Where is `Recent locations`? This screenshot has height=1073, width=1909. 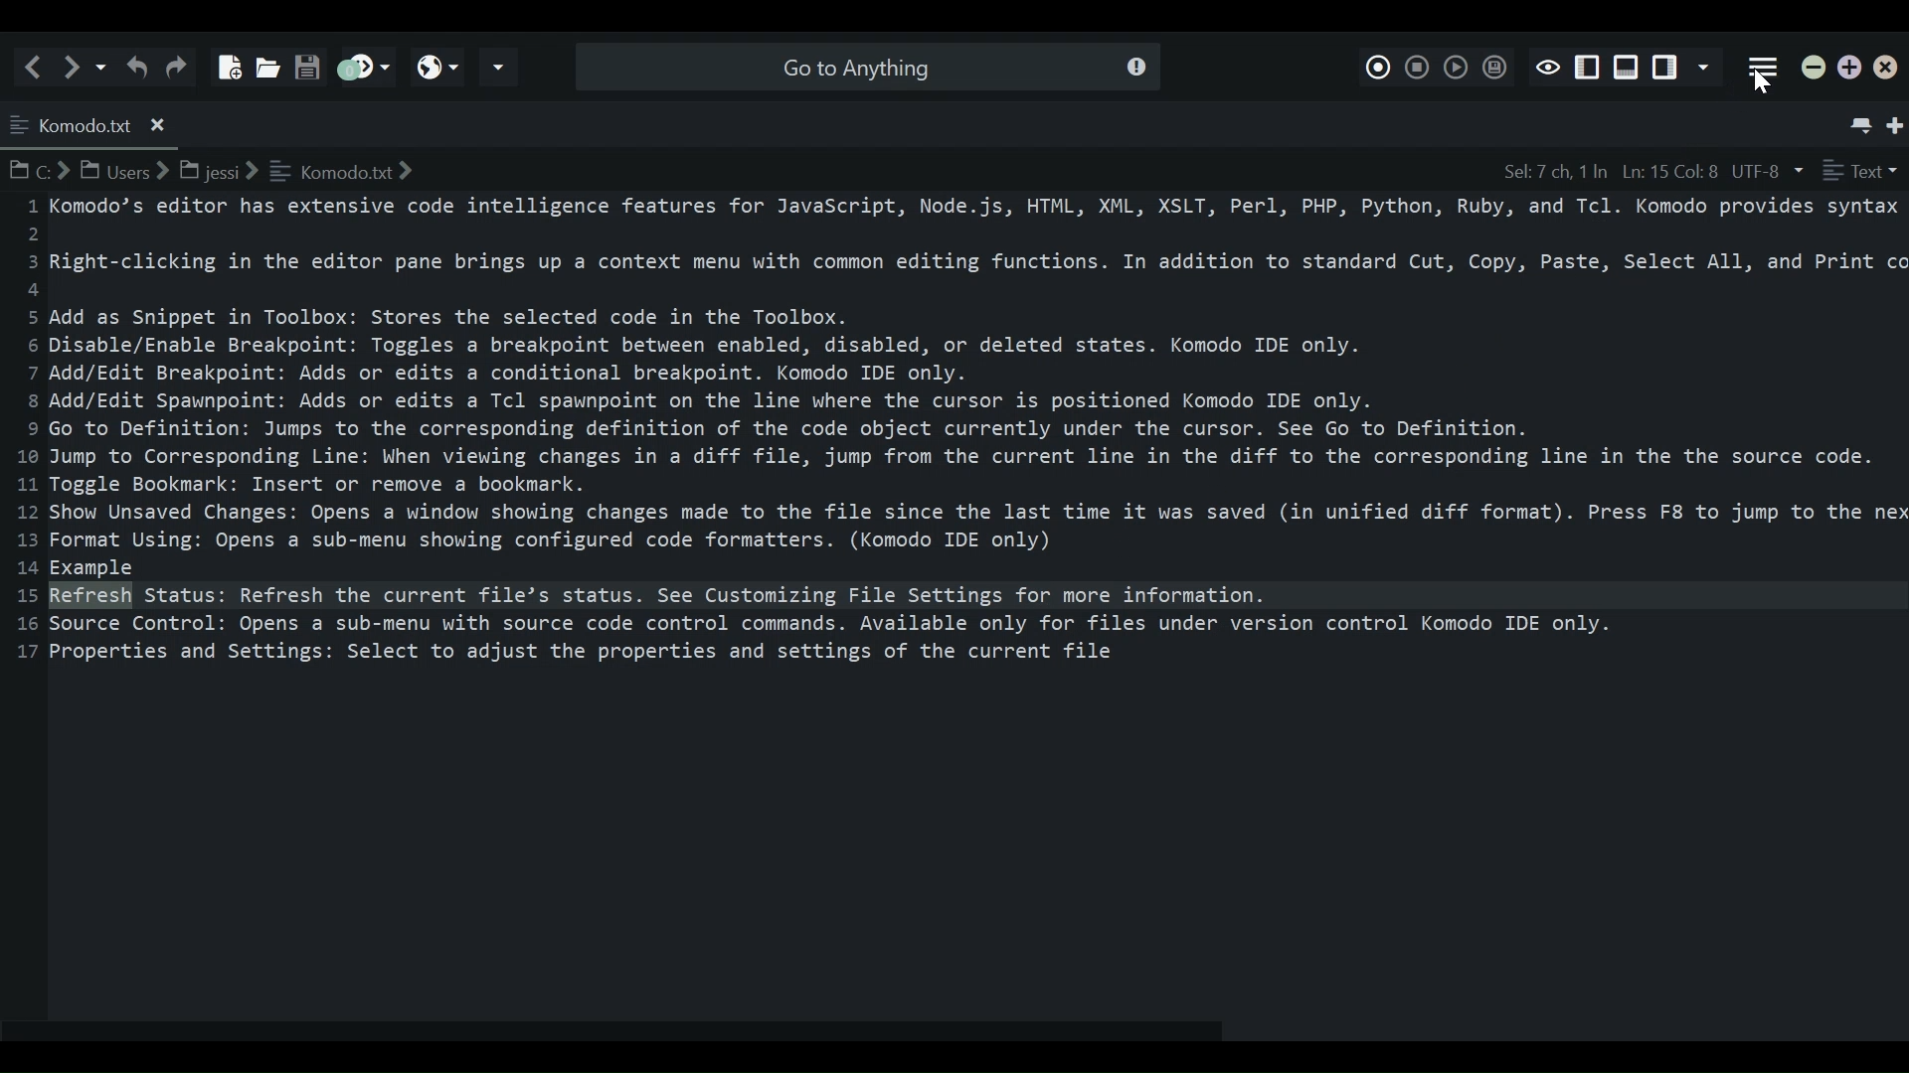
Recent locations is located at coordinates (102, 66).